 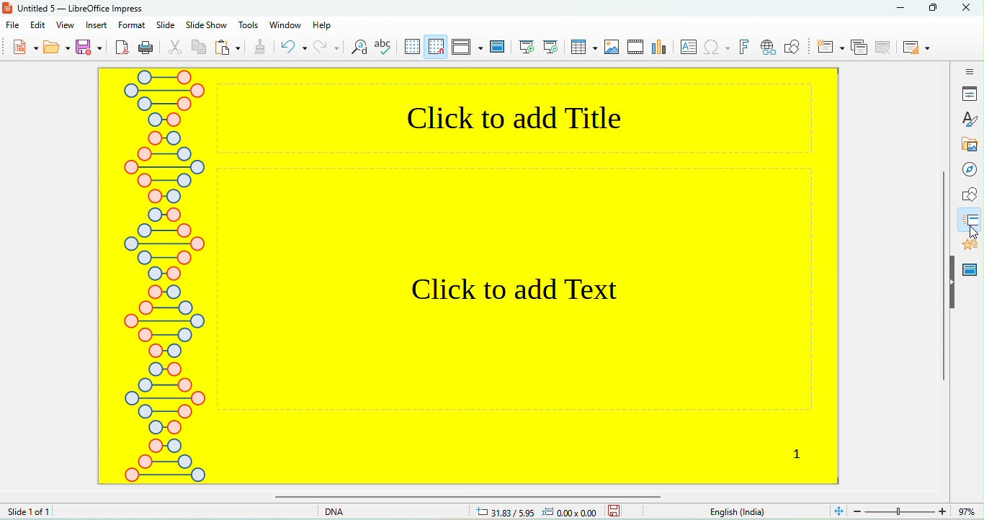 What do you see at coordinates (967, 140) in the screenshot?
I see `gallery` at bounding box center [967, 140].